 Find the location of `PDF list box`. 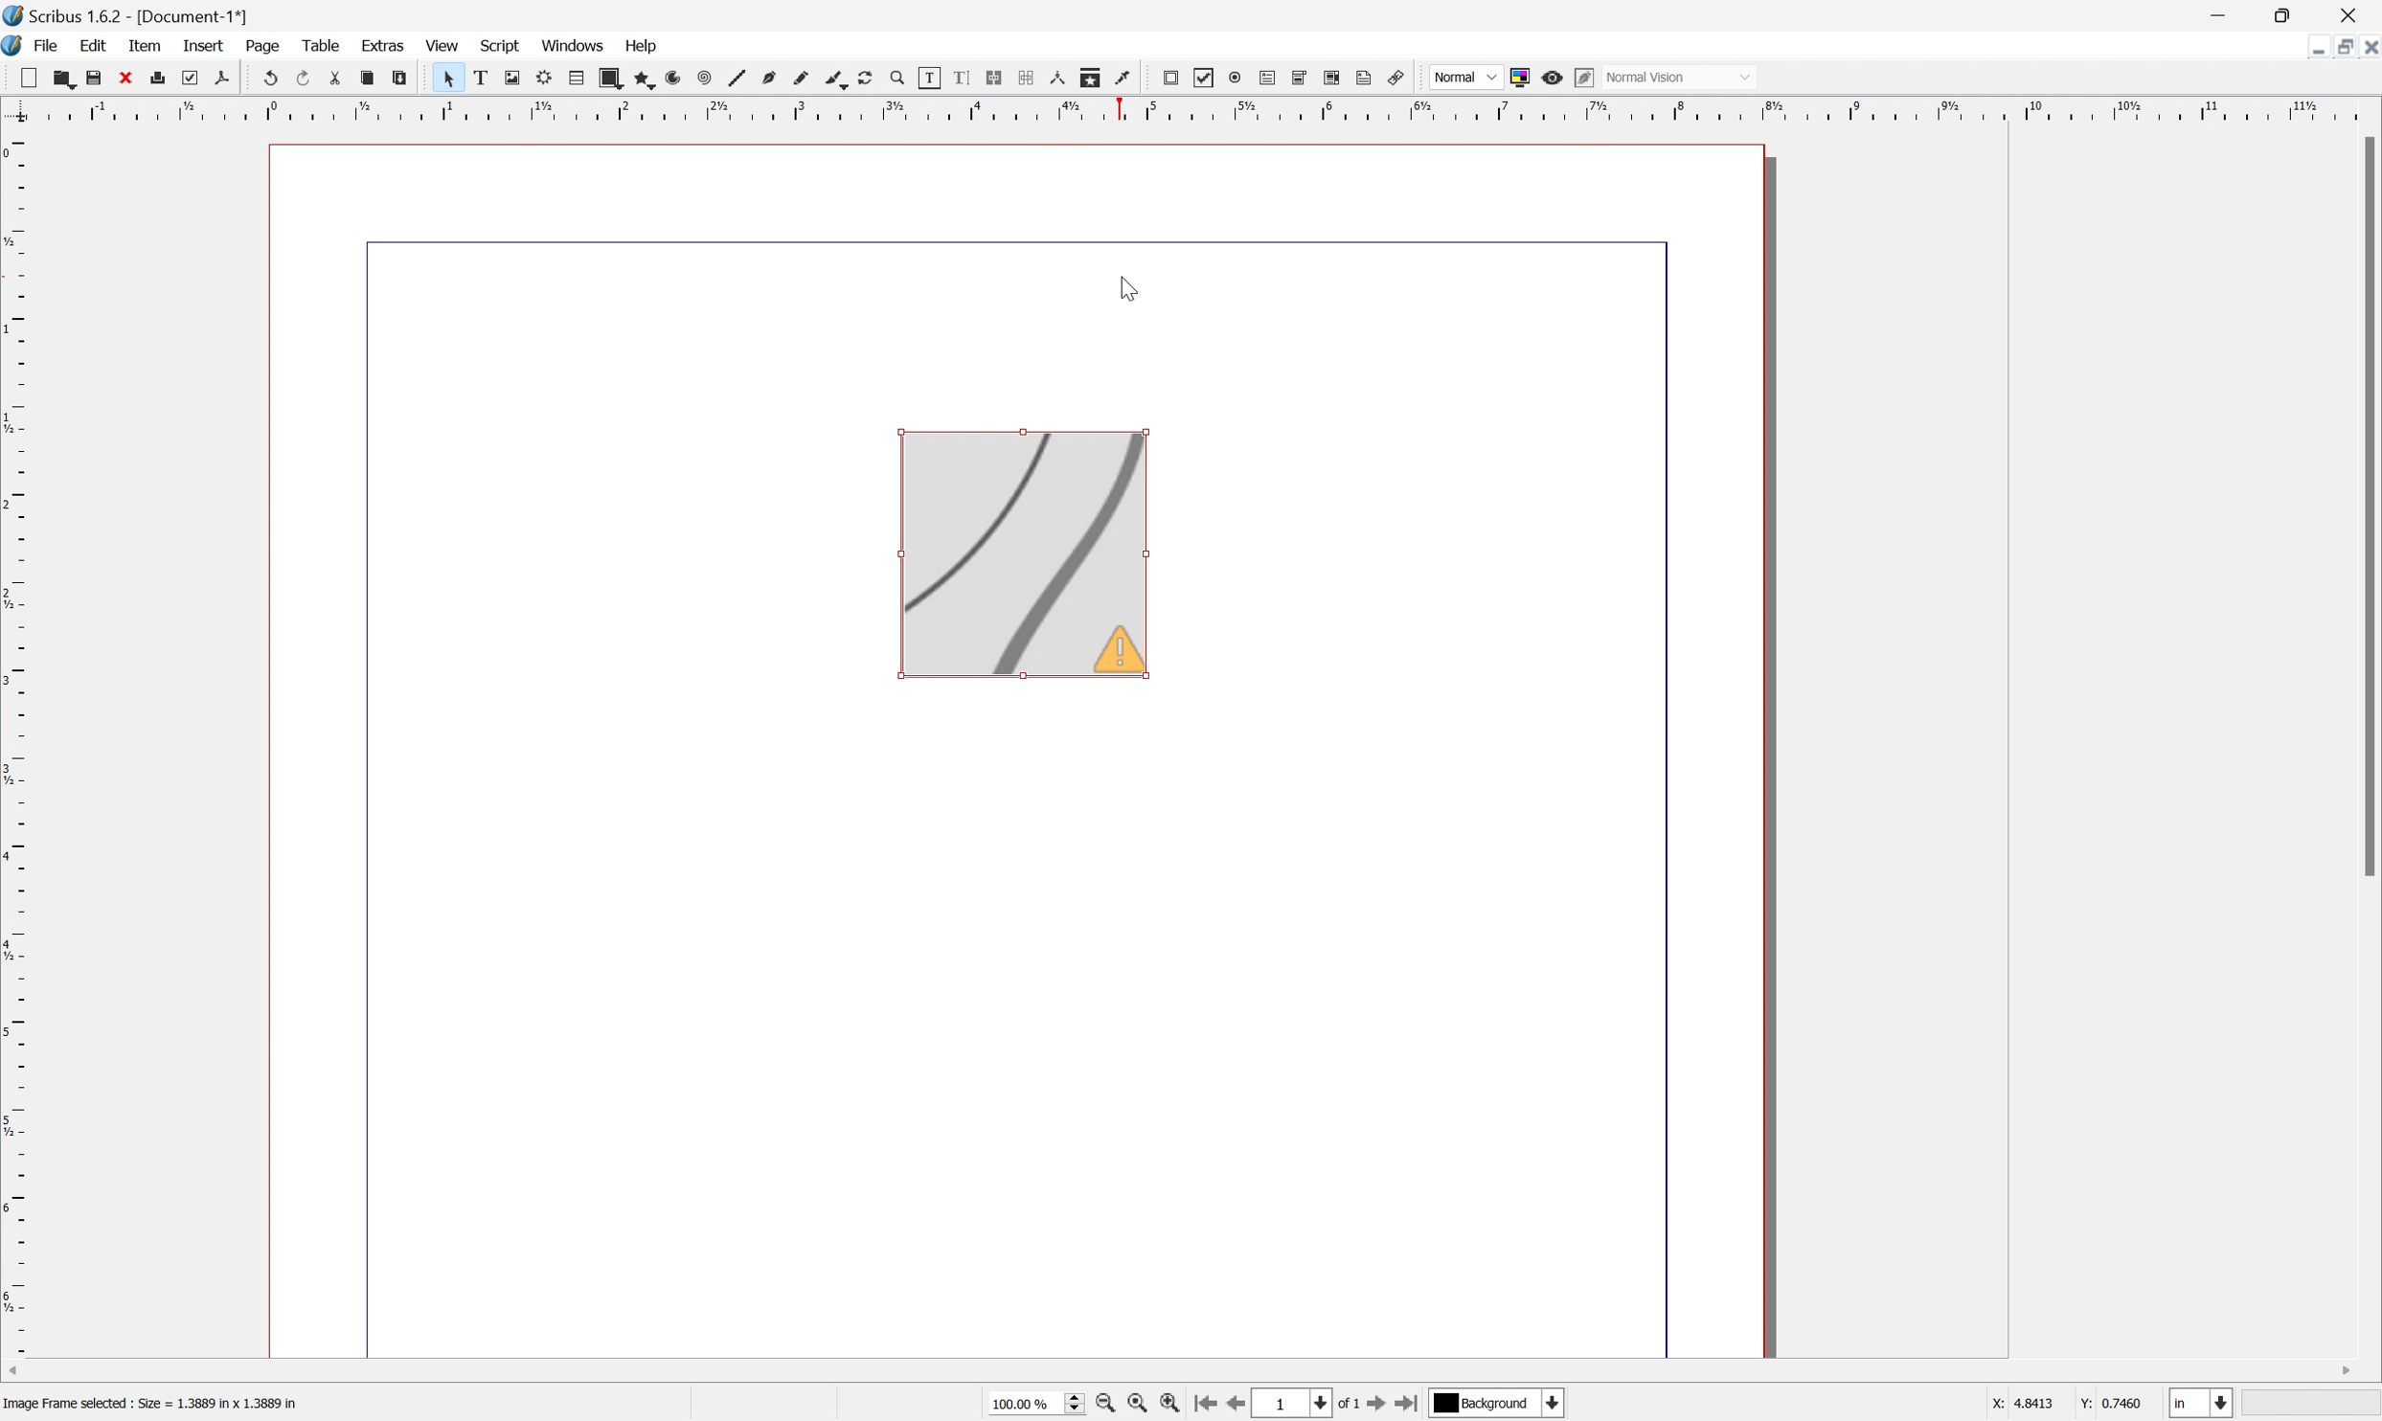

PDF list box is located at coordinates (1336, 78).